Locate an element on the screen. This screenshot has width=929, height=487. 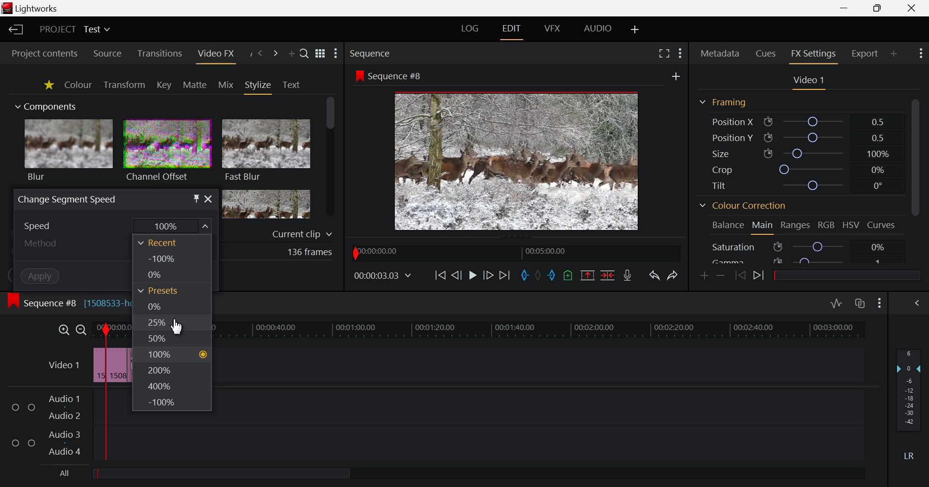
Crop is located at coordinates (798, 169).